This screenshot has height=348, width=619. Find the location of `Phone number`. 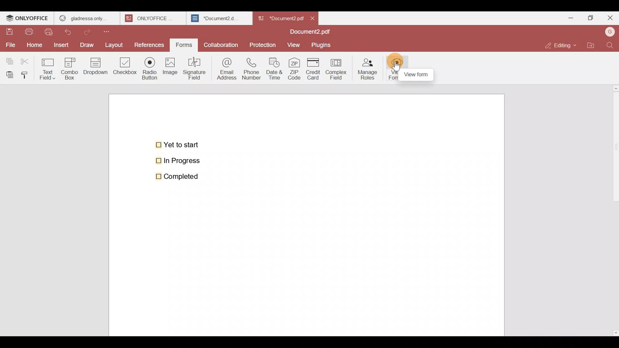

Phone number is located at coordinates (252, 69).